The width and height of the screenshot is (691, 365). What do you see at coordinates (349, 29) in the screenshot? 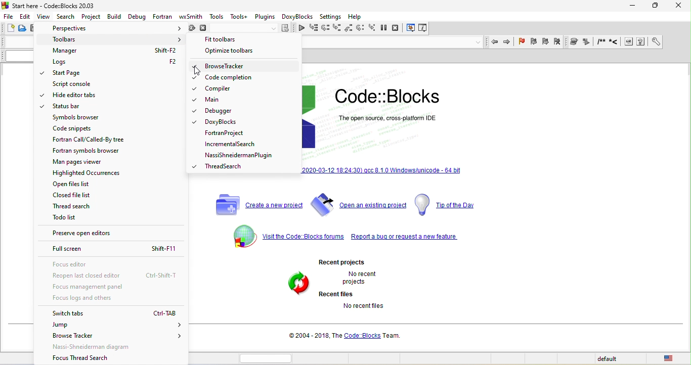
I see `step out` at bounding box center [349, 29].